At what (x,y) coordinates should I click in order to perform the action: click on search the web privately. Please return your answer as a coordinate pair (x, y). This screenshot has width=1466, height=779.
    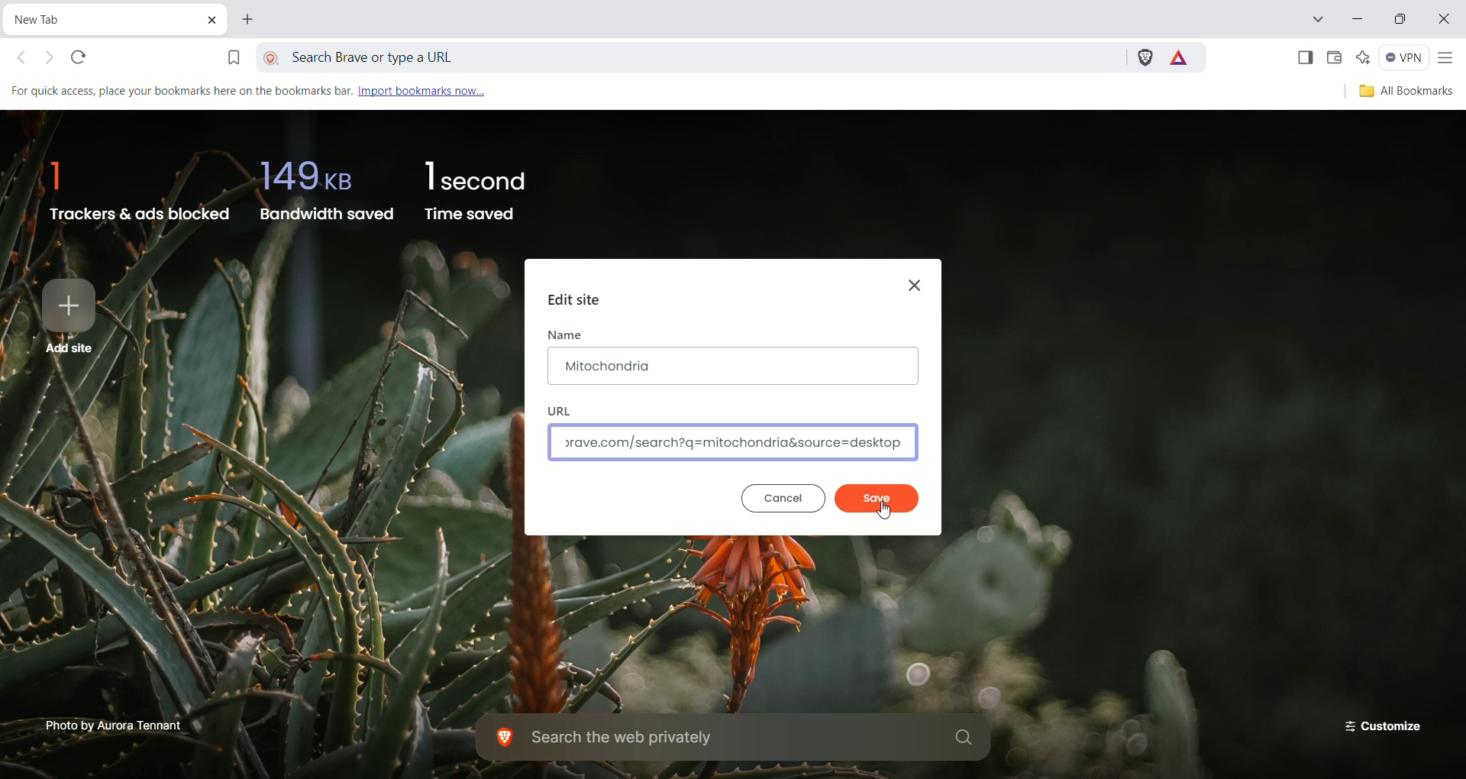
    Looking at the image, I should click on (737, 739).